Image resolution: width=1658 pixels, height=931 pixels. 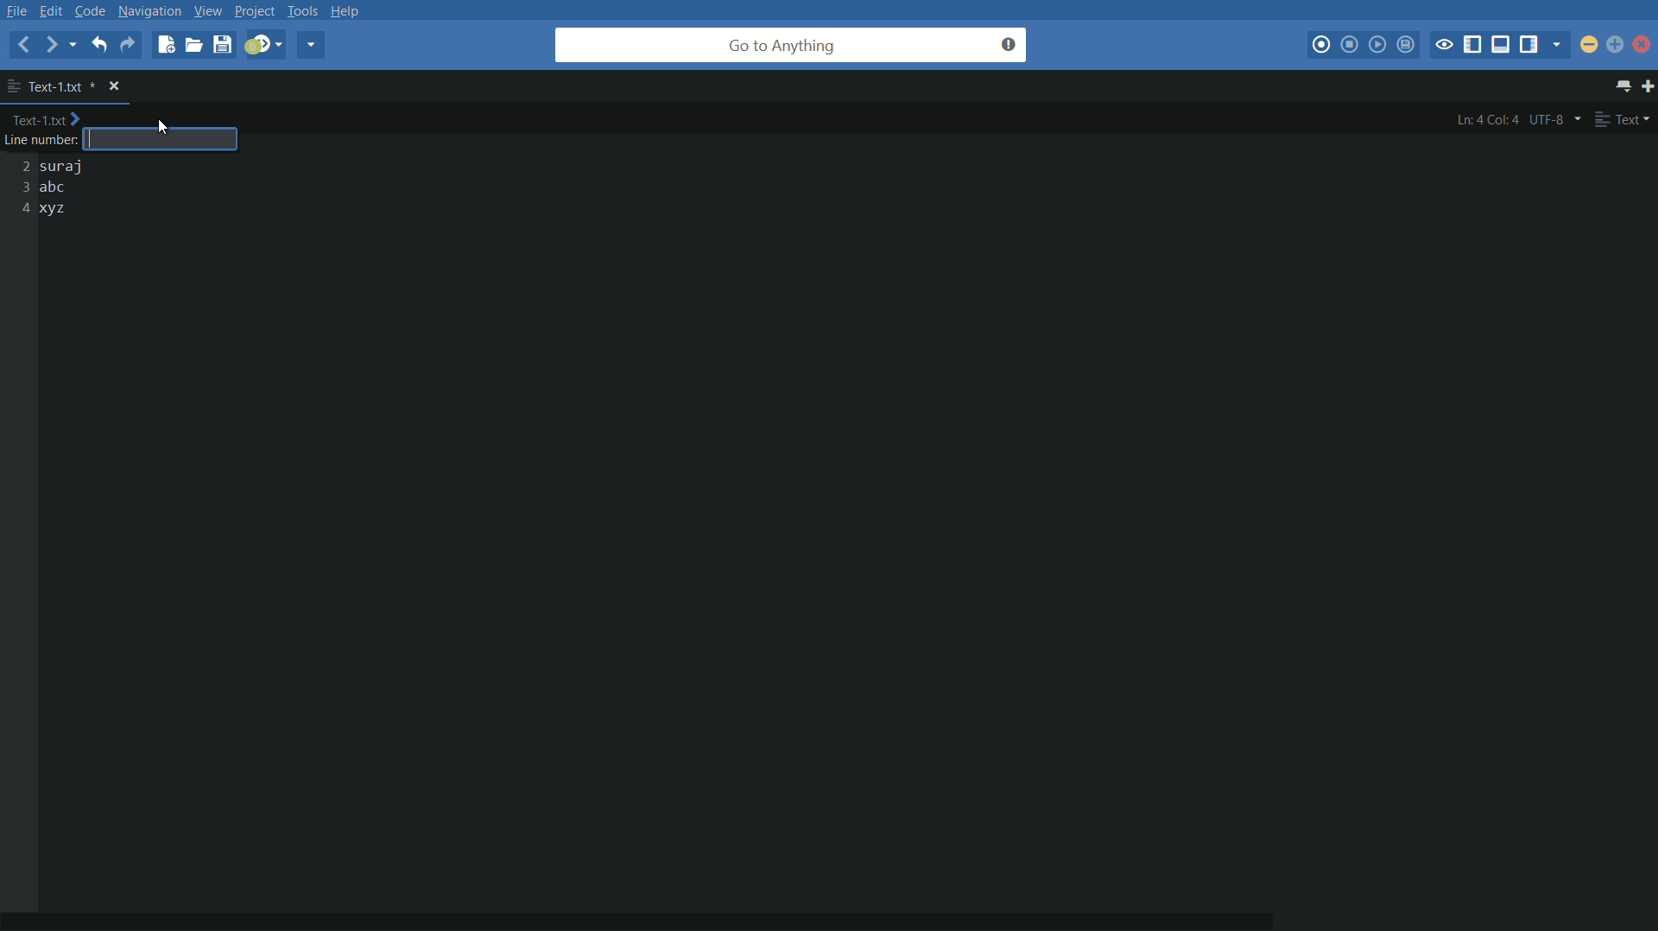 I want to click on file, so click(x=17, y=10).